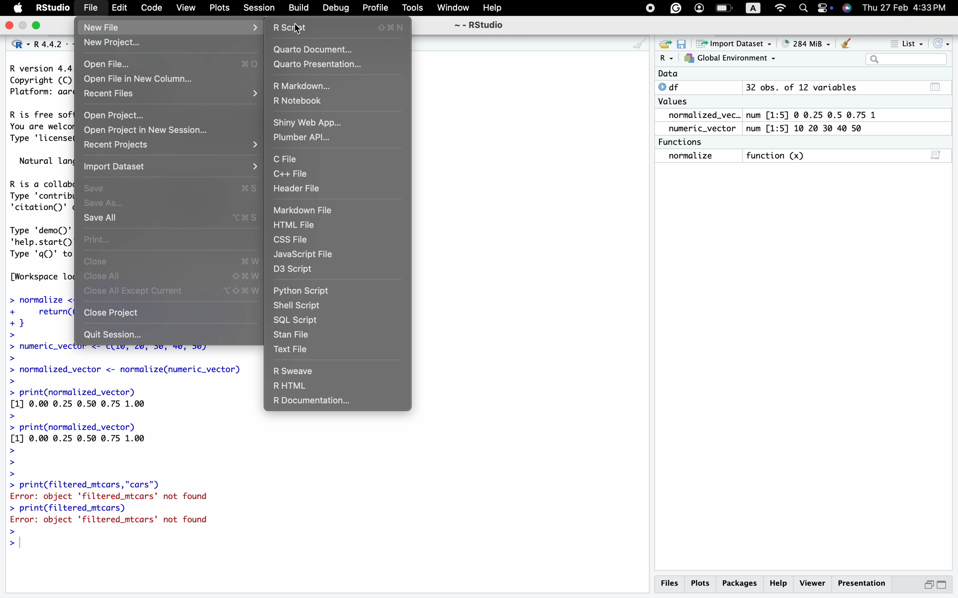  What do you see at coordinates (90, 7) in the screenshot?
I see `Filen` at bounding box center [90, 7].